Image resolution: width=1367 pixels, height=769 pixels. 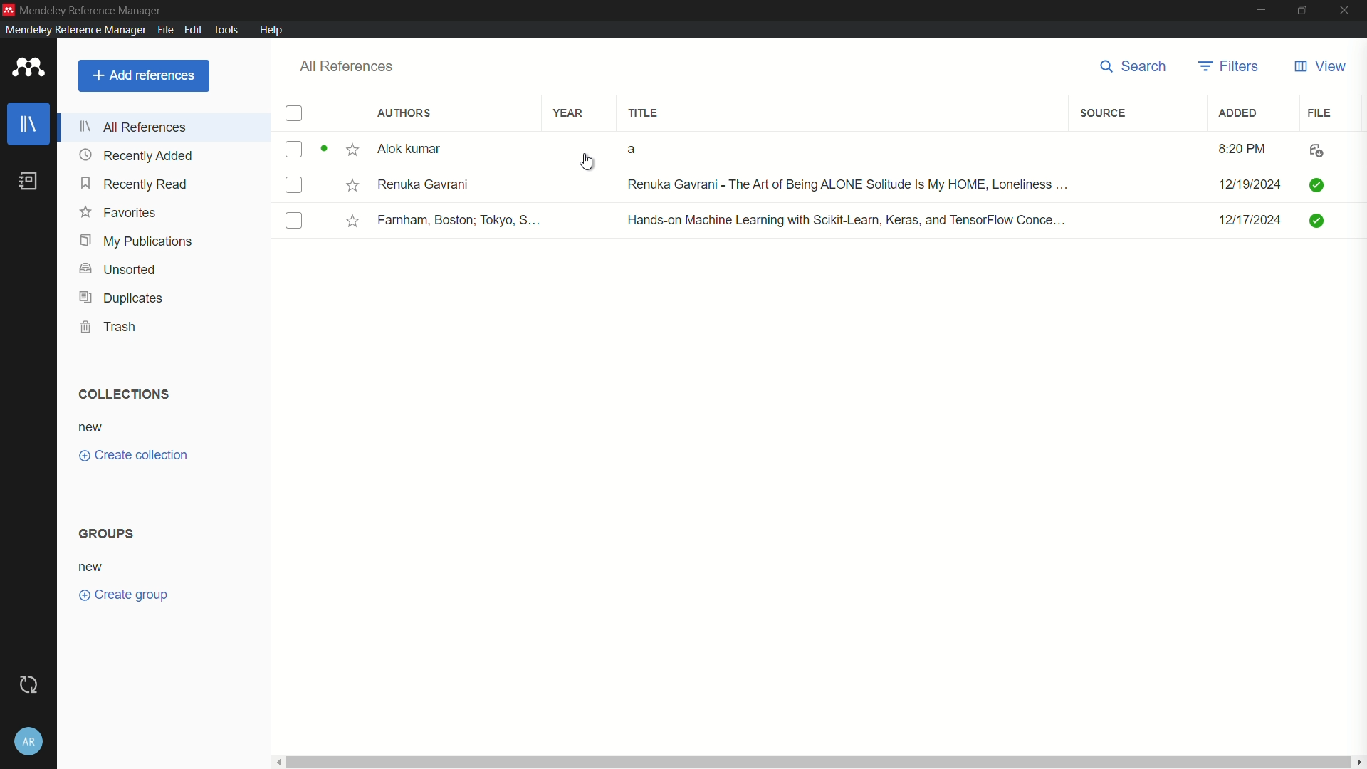 I want to click on close app, so click(x=1347, y=11).